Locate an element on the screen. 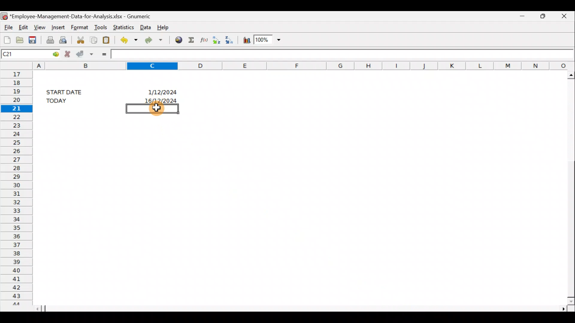  Scroll bar is located at coordinates (568, 186).